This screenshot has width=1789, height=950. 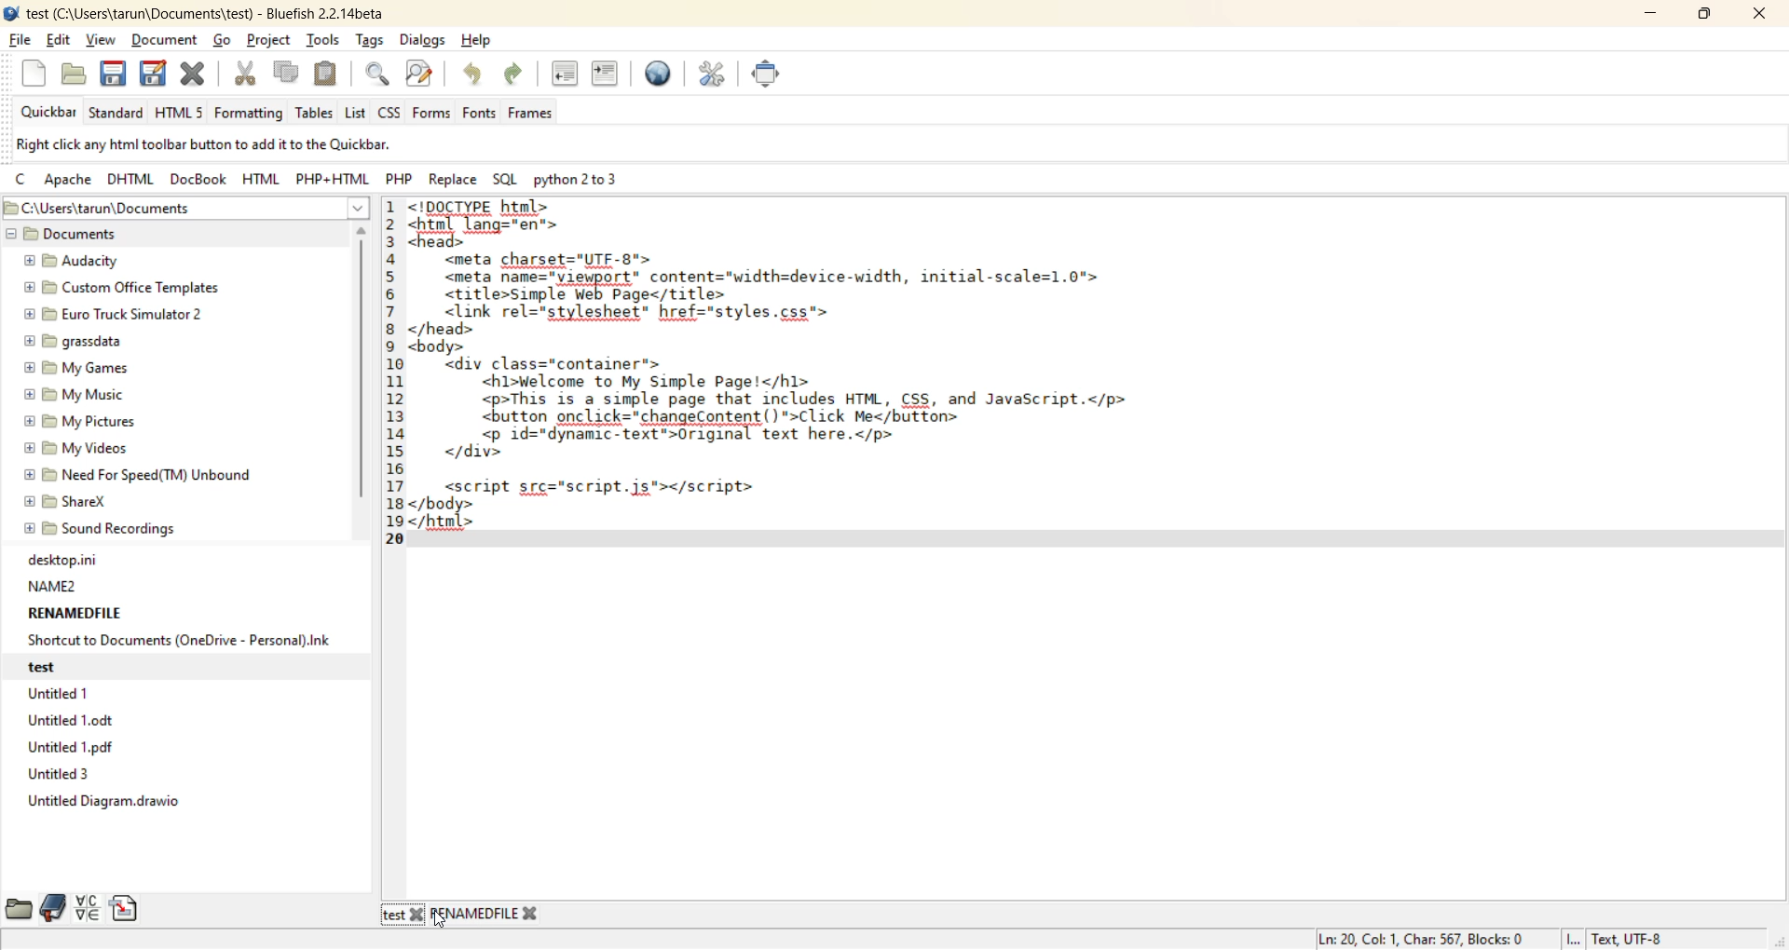 What do you see at coordinates (61, 42) in the screenshot?
I see `edit` at bounding box center [61, 42].